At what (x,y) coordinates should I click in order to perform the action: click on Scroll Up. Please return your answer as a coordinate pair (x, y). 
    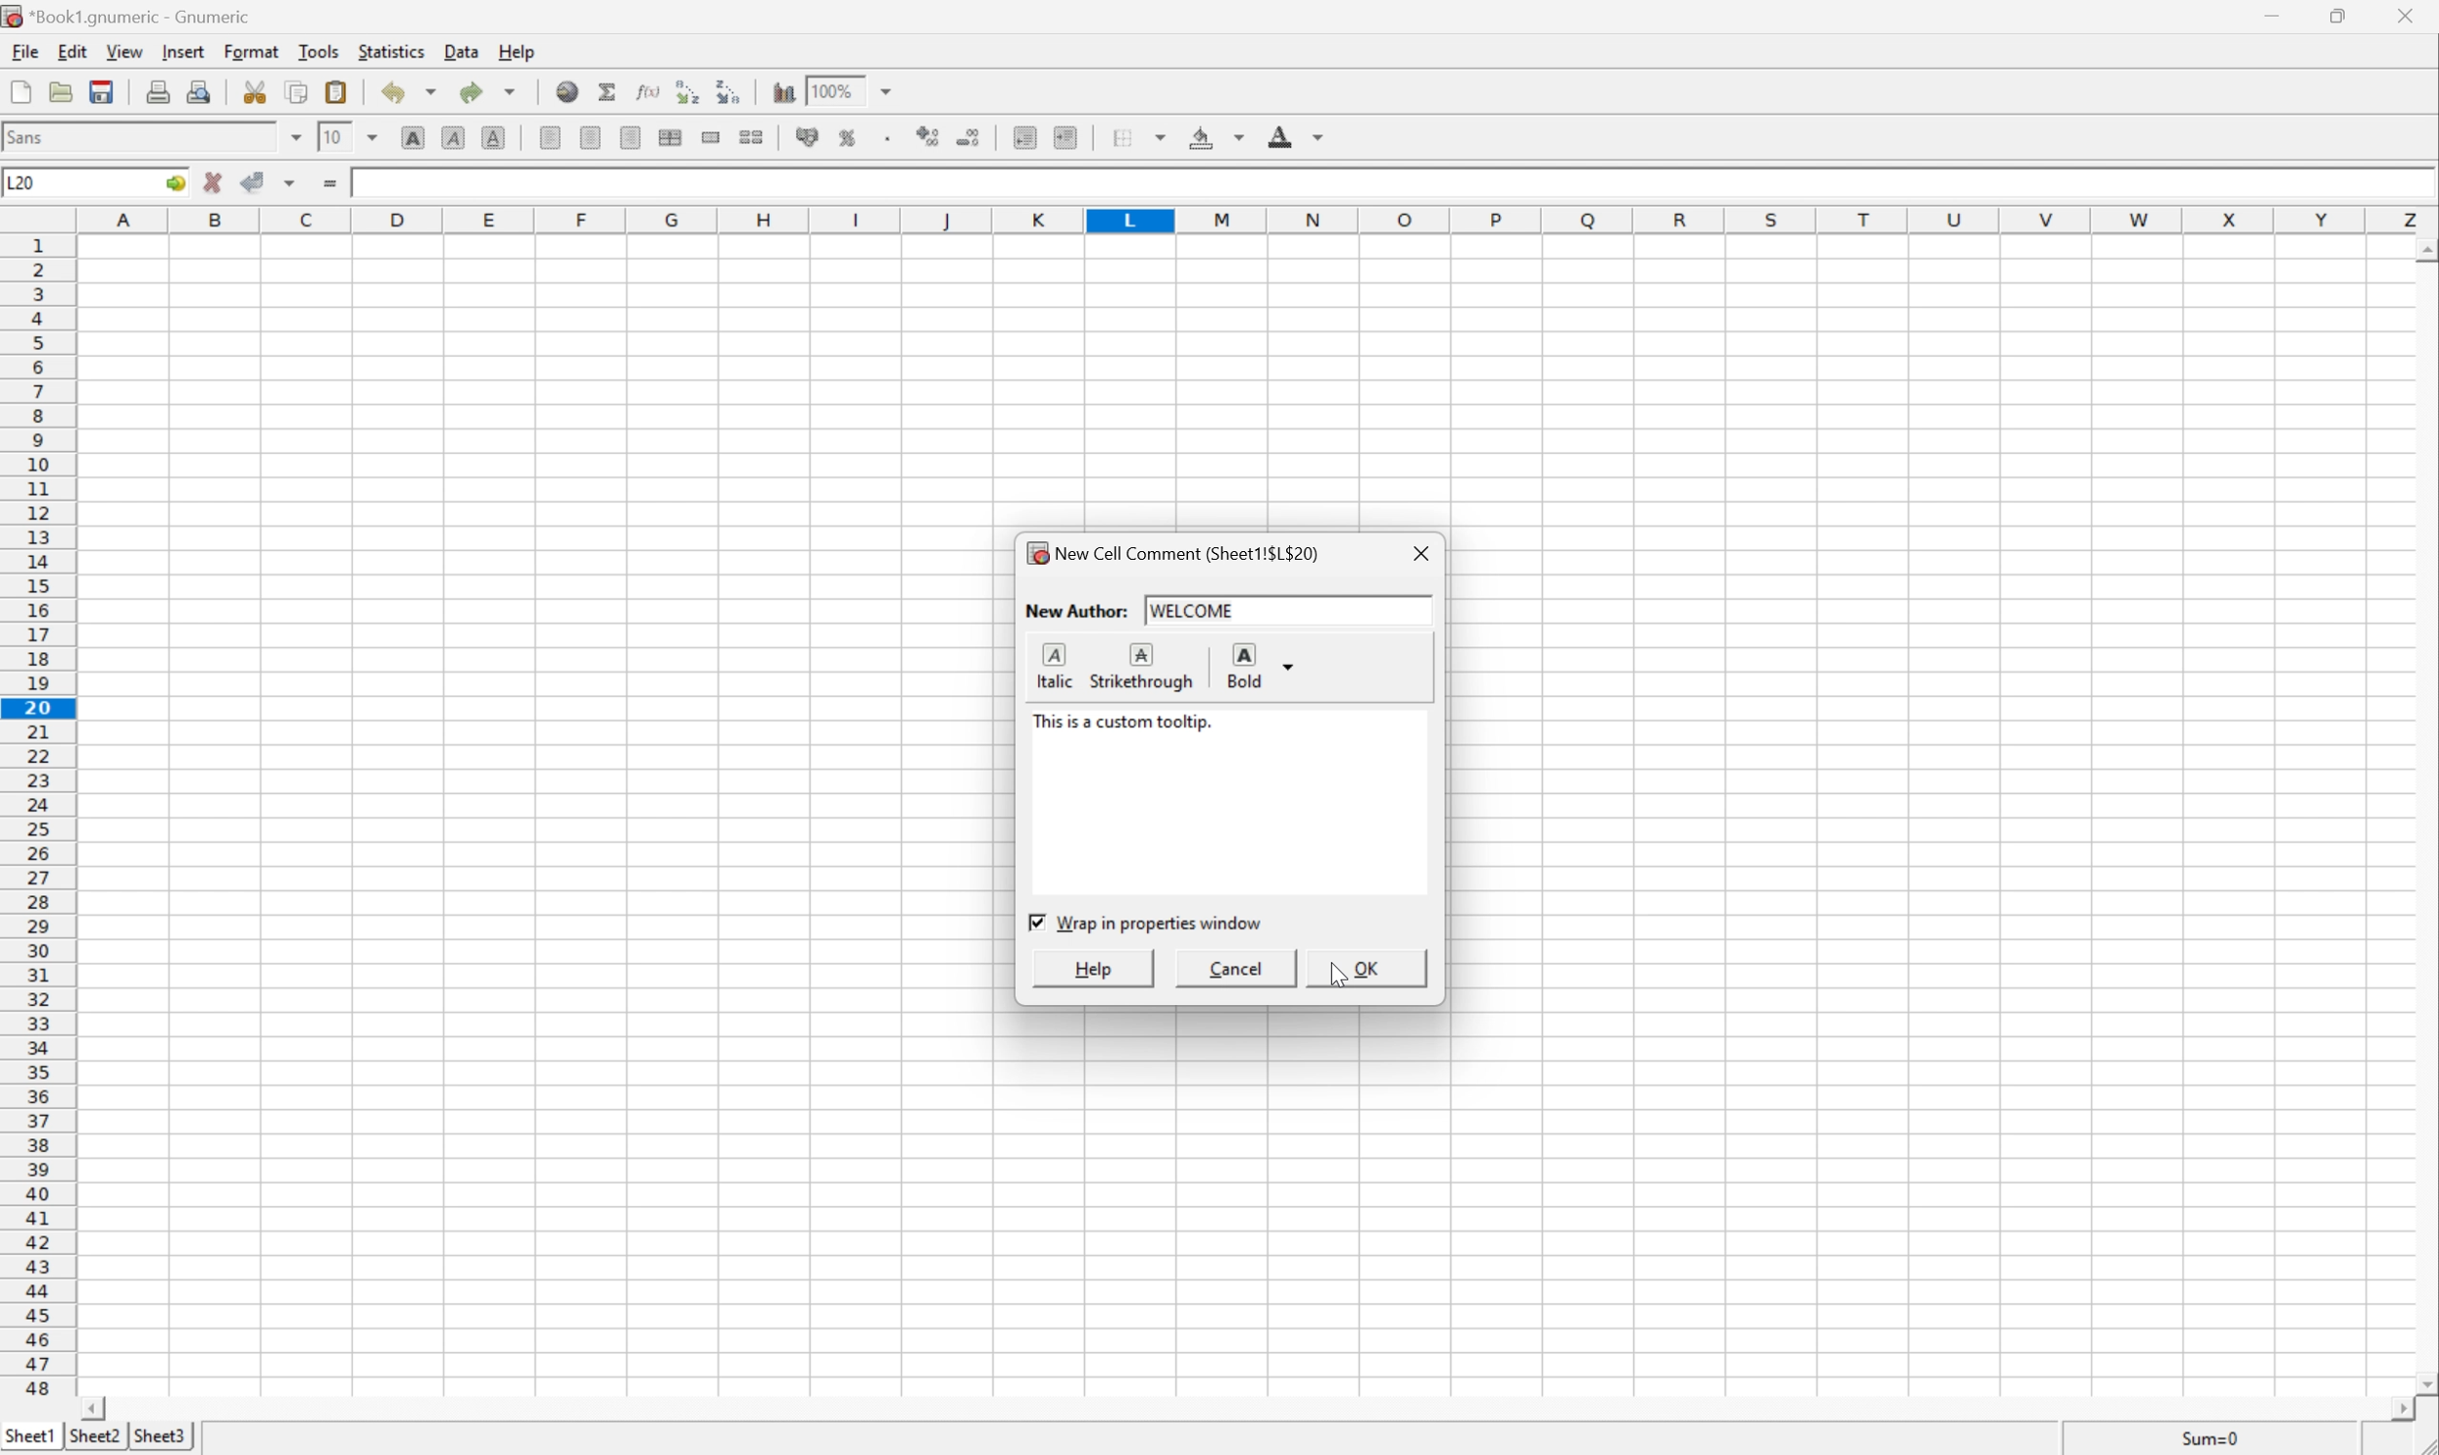
    Looking at the image, I should click on (2423, 249).